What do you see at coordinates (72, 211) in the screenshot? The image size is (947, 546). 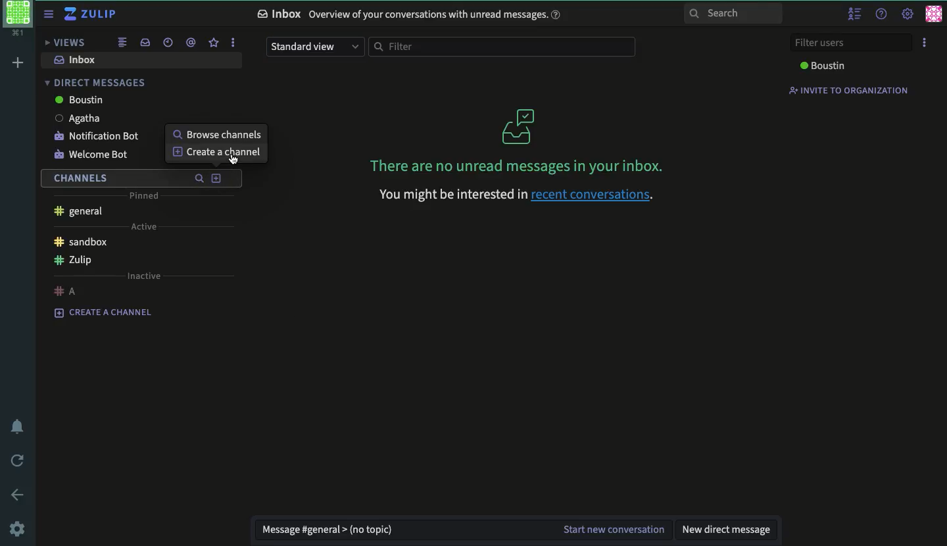 I see `general` at bounding box center [72, 211].